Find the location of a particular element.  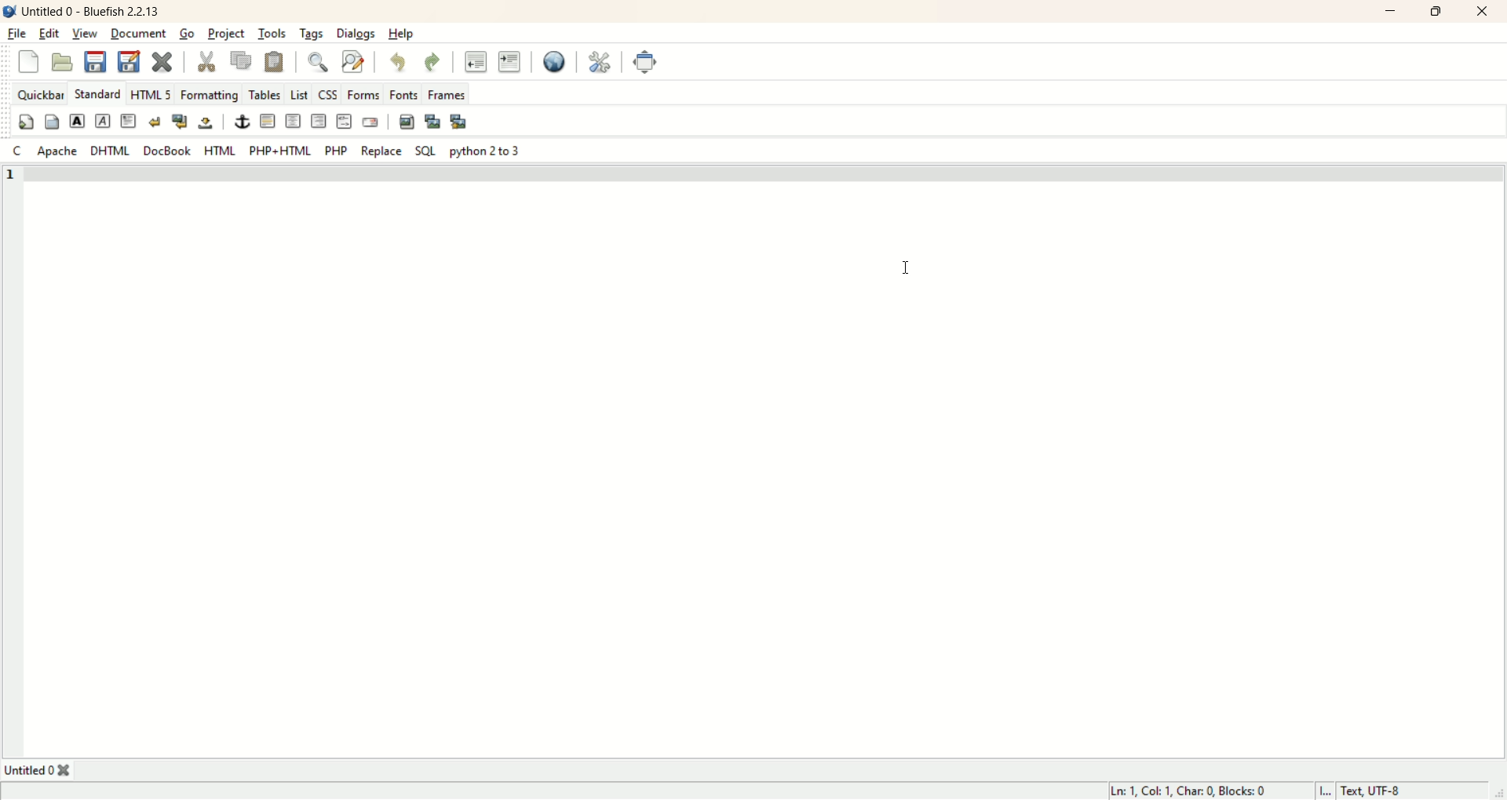

maximize is located at coordinates (1436, 11).